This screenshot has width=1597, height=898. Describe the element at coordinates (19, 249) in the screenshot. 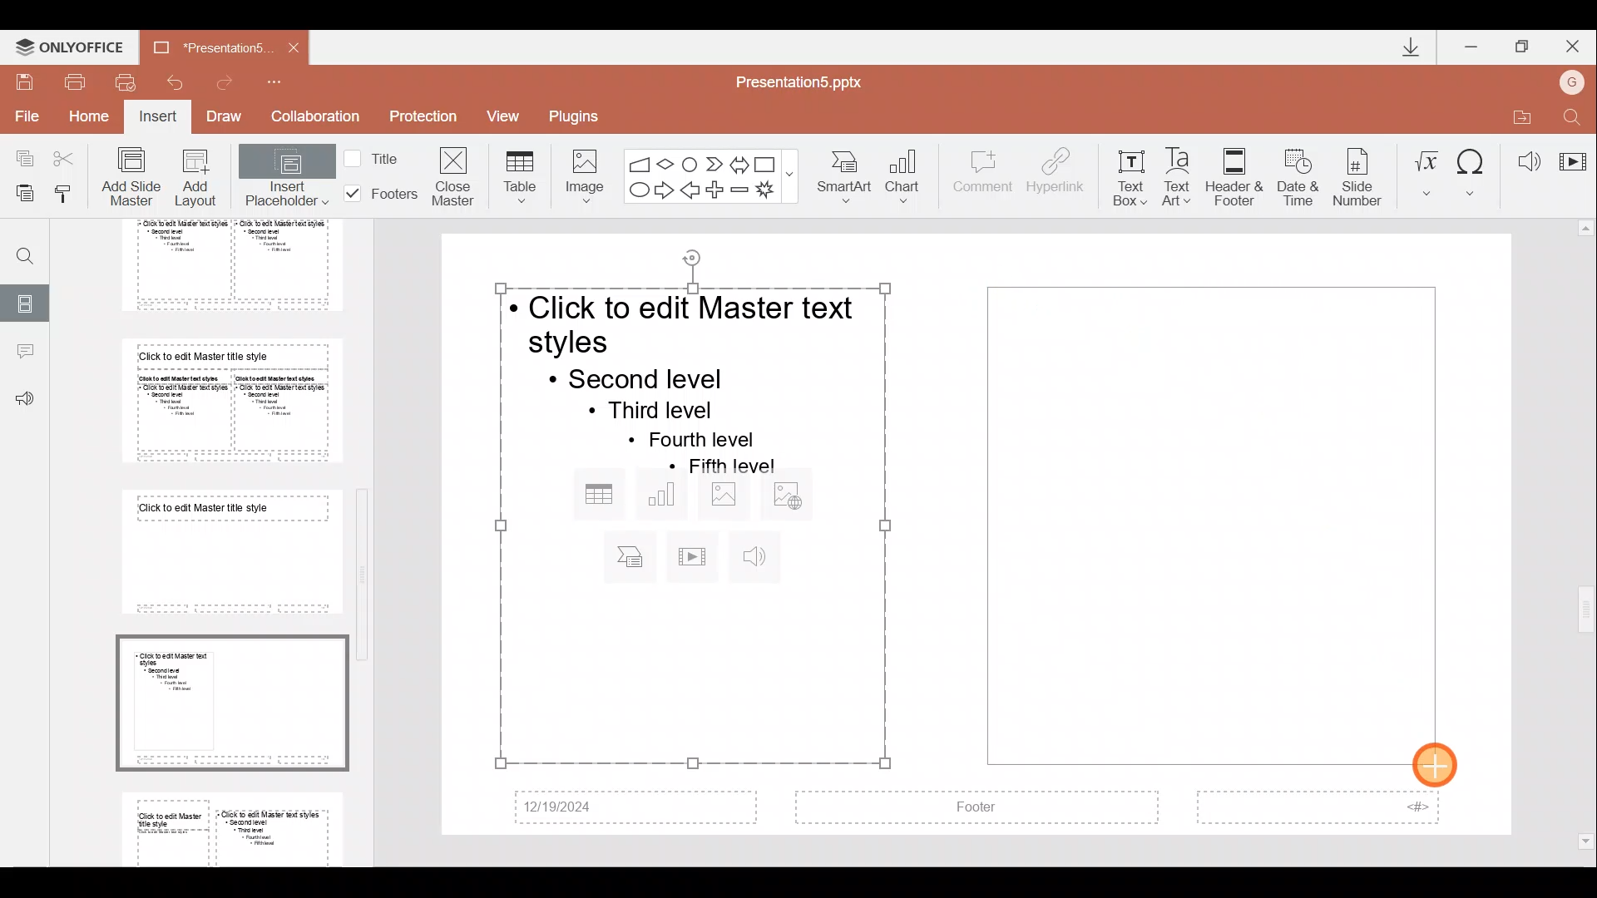

I see `Find` at that location.